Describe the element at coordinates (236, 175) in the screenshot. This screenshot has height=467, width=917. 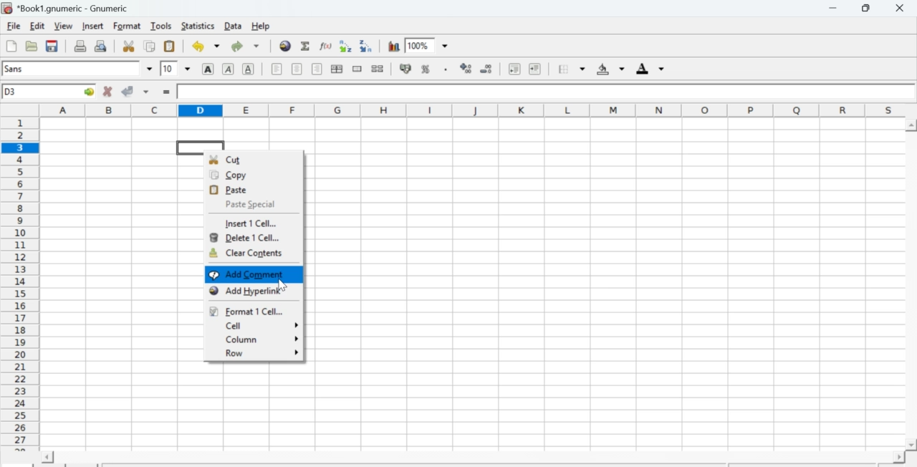
I see `Copy` at that location.